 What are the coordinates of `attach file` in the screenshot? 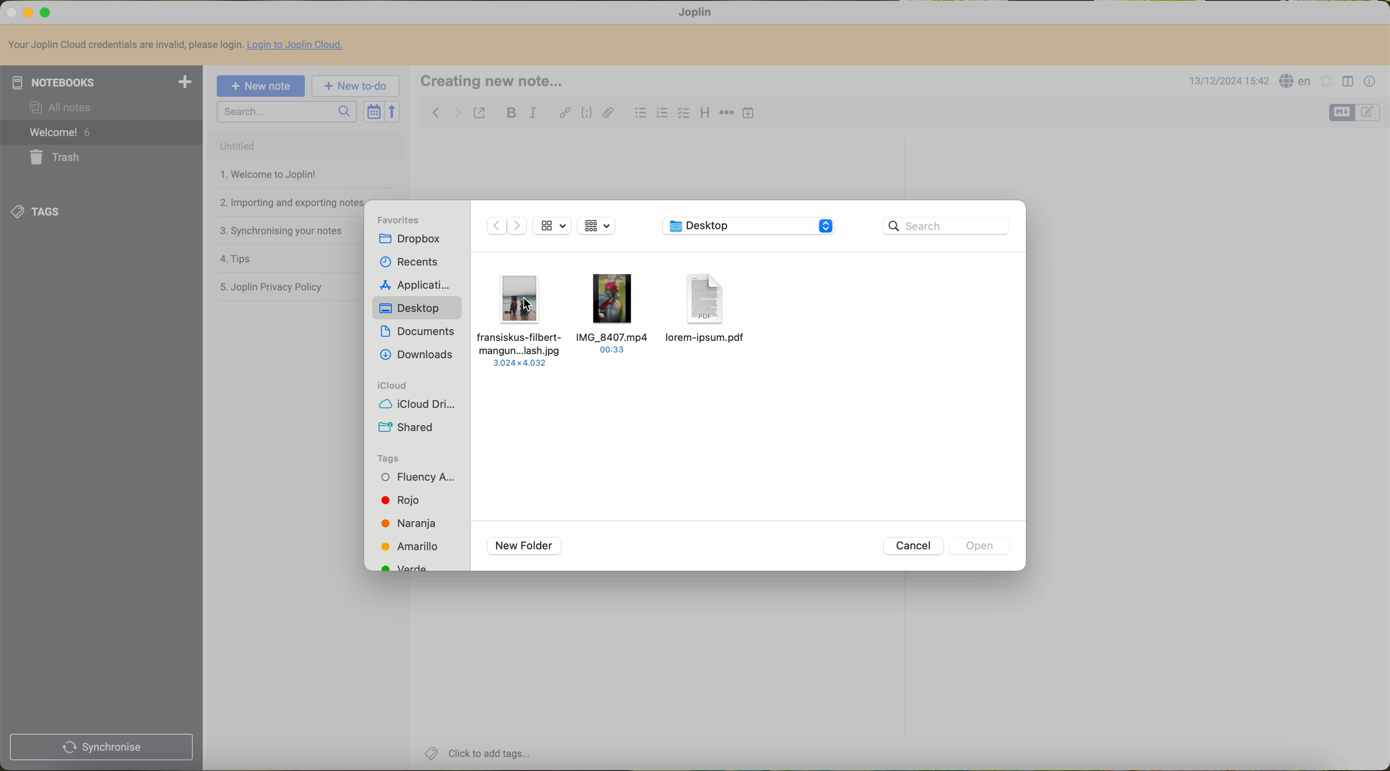 It's located at (610, 110).